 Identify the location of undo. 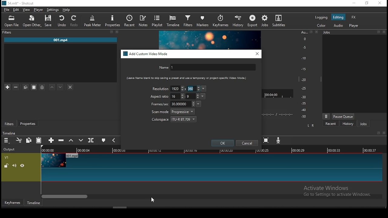
(62, 21).